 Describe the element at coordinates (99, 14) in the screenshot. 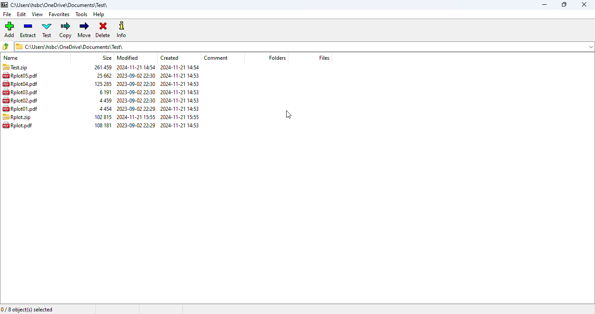

I see `help` at that location.